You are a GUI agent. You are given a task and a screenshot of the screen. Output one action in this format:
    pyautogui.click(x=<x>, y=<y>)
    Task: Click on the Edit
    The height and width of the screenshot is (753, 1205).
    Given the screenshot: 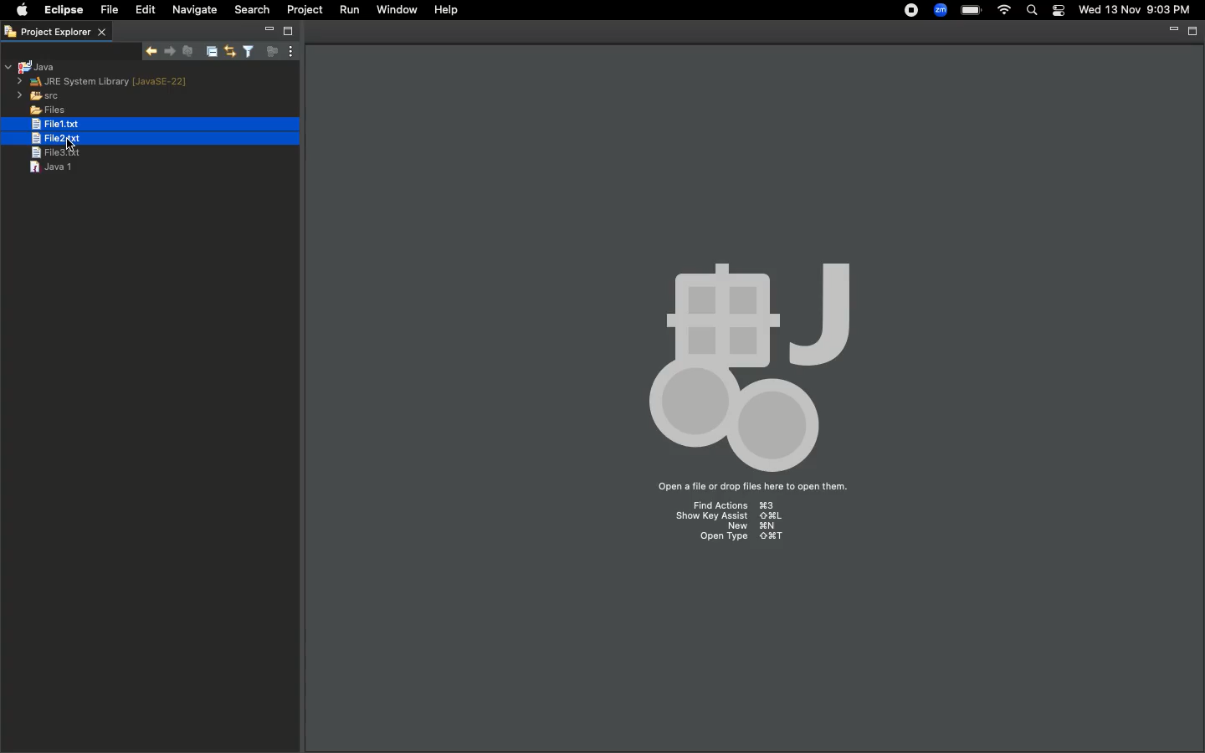 What is the action you would take?
    pyautogui.click(x=142, y=9)
    